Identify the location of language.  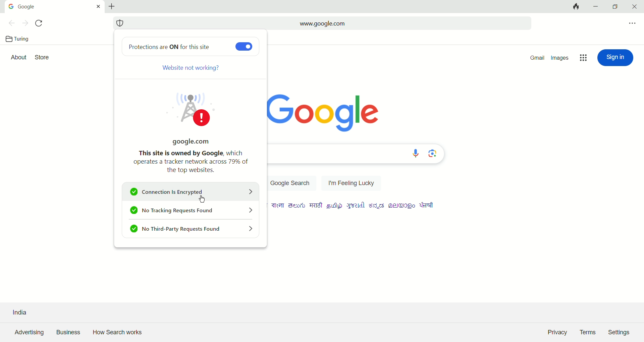
(279, 206).